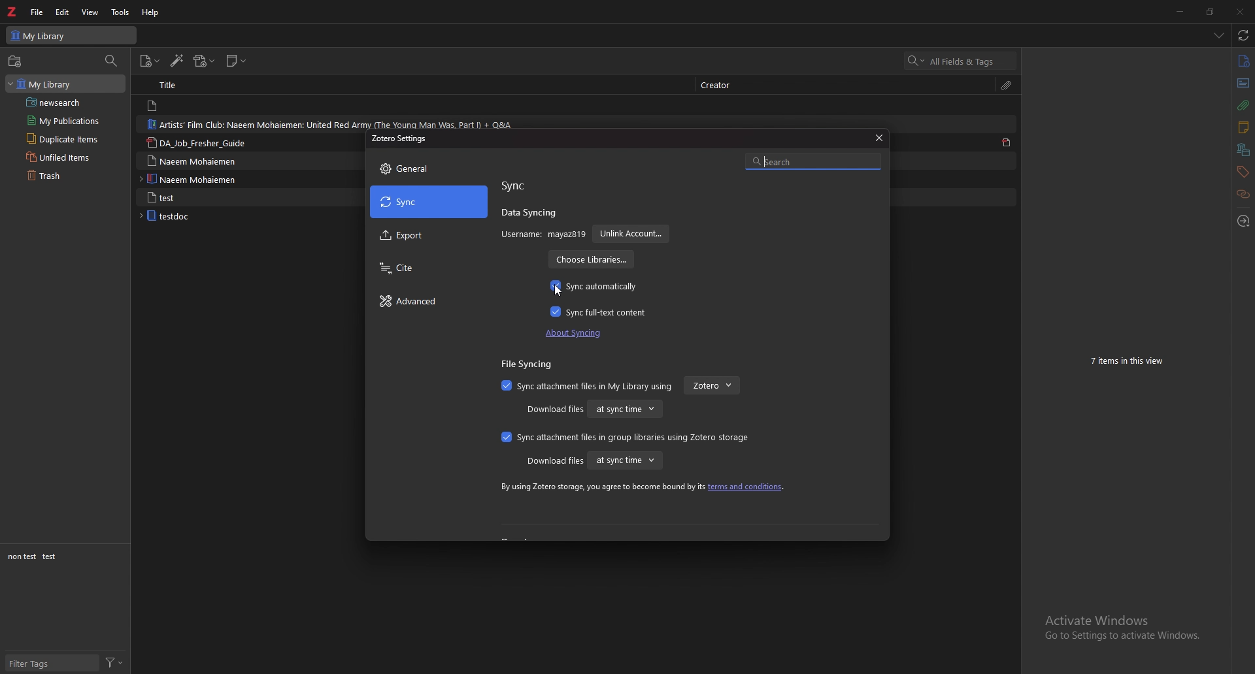 The image size is (1255, 674). Describe the element at coordinates (1180, 11) in the screenshot. I see `minimize` at that location.